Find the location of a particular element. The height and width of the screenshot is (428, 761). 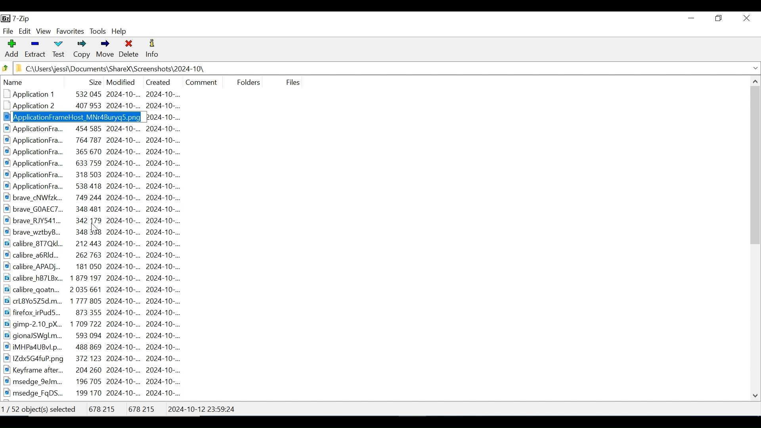

ApplicationFra.. 538 418 2024-10-.. 2024-10-... is located at coordinates (99, 186).